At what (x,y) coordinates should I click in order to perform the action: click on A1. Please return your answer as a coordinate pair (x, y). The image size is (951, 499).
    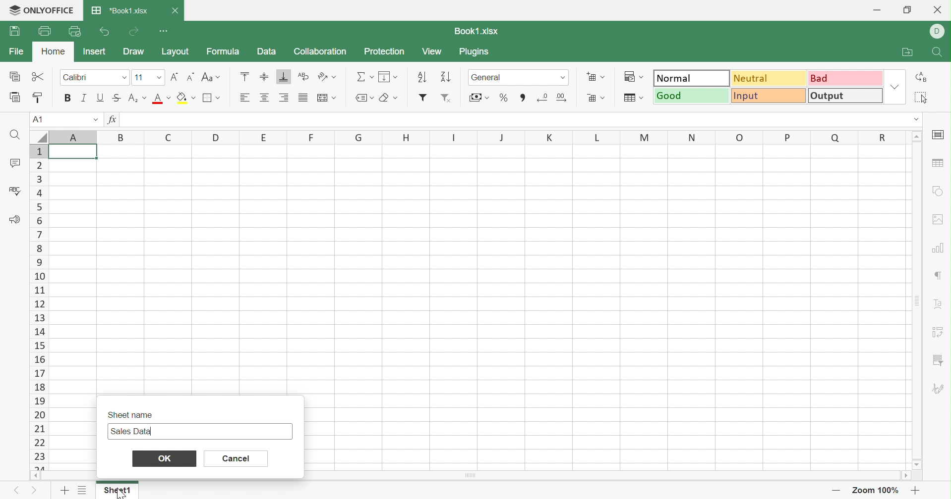
    Looking at the image, I should click on (41, 119).